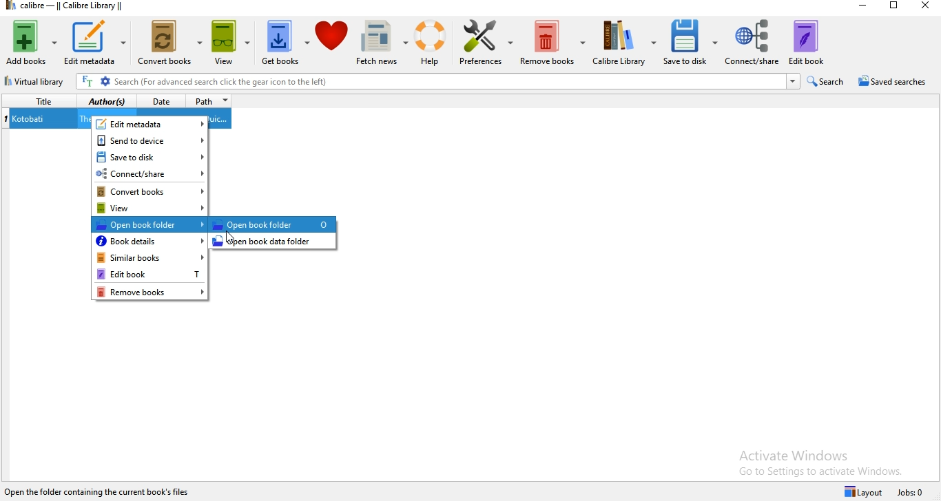 Image resolution: width=941 pixels, height=501 pixels. I want to click on send to device, so click(152, 140).